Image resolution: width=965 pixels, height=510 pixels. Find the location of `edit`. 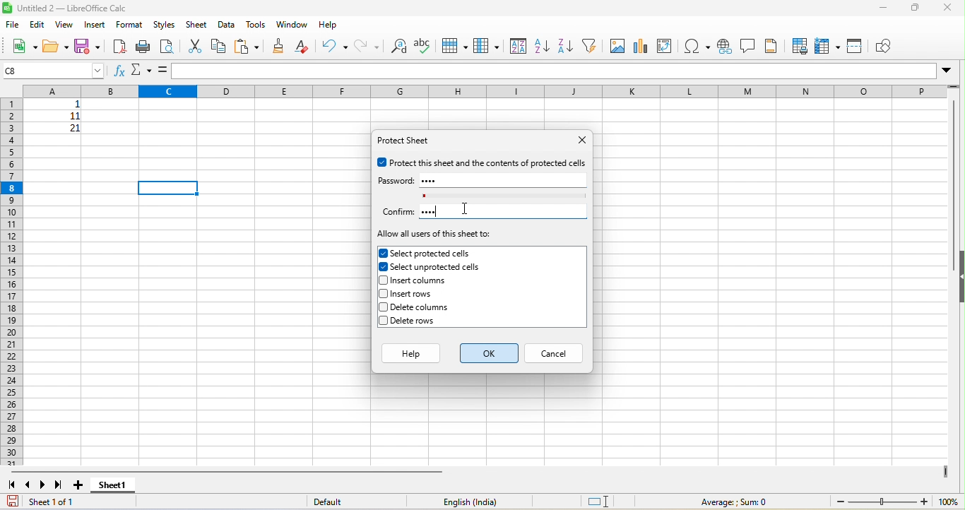

edit is located at coordinates (36, 25).